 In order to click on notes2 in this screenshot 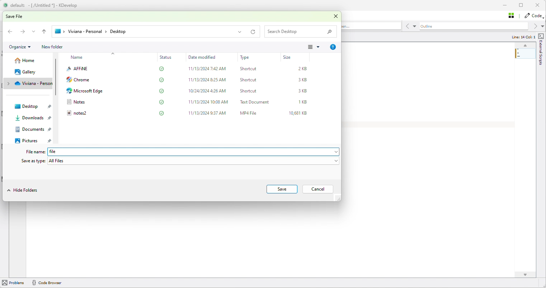, I will do `click(76, 112)`.